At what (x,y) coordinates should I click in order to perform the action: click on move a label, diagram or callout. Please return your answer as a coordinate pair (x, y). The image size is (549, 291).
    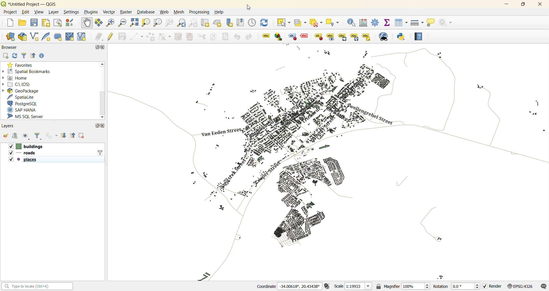
    Looking at the image, I should click on (343, 37).